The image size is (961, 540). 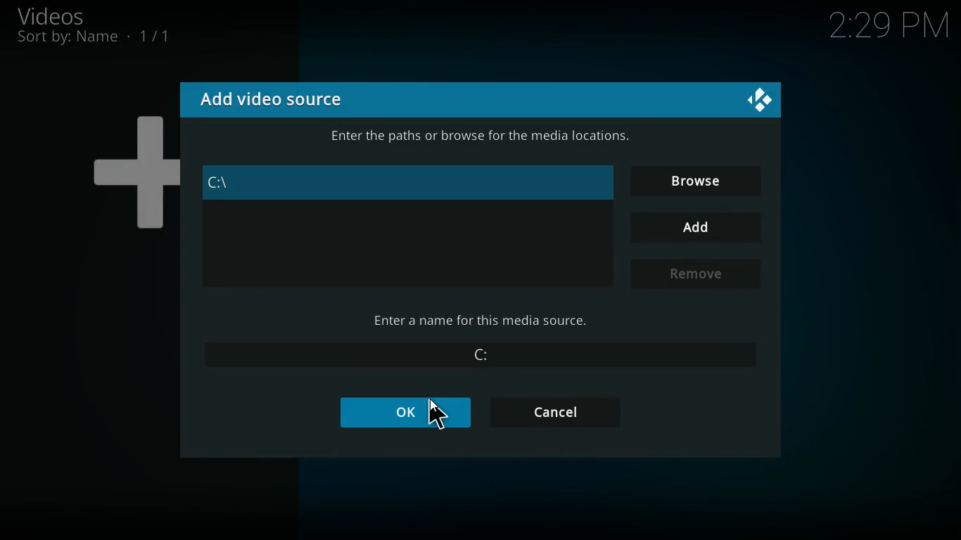 I want to click on Enter the paths or browse for the media locations., so click(x=483, y=138).